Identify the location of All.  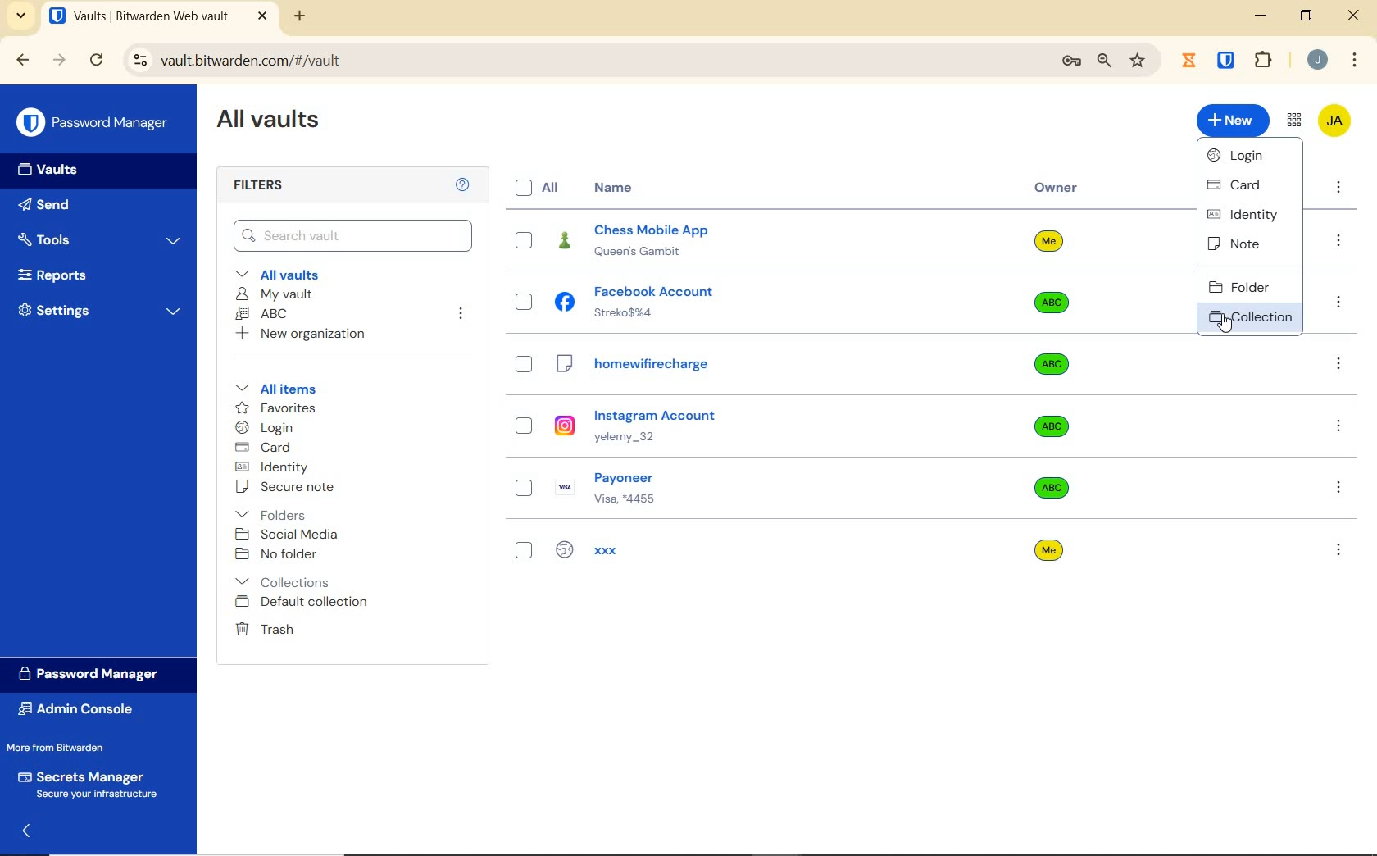
(541, 189).